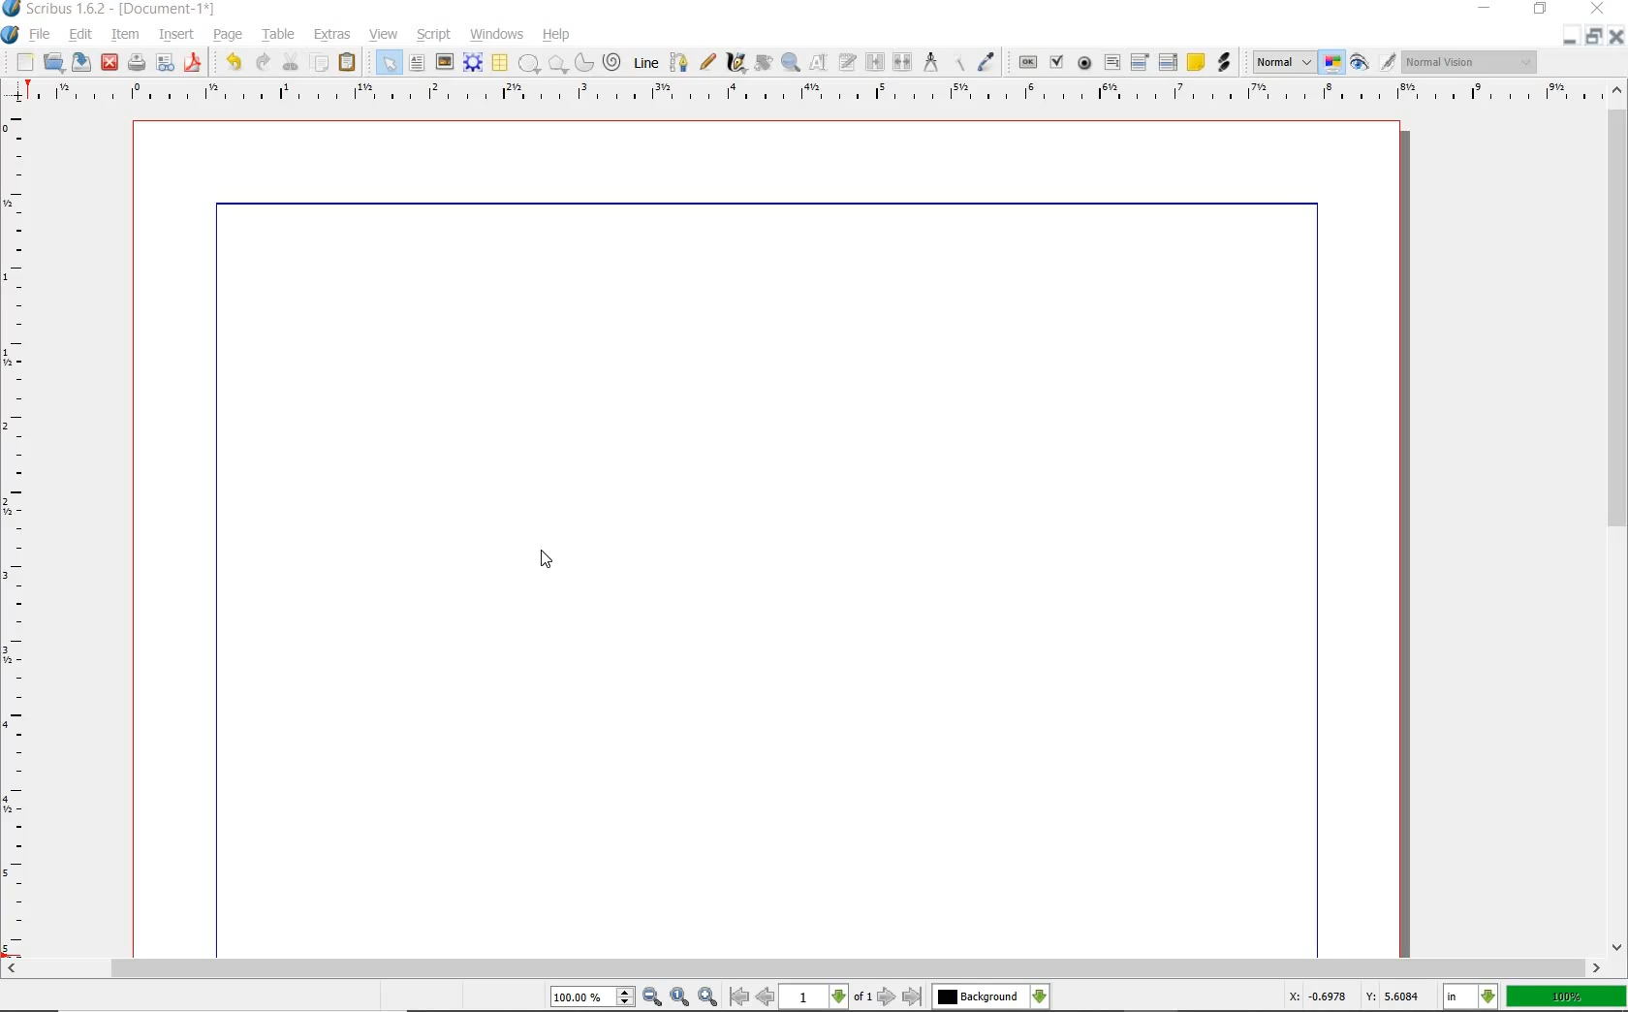 The width and height of the screenshot is (1628, 1012). I want to click on coordinates, so click(1352, 996).